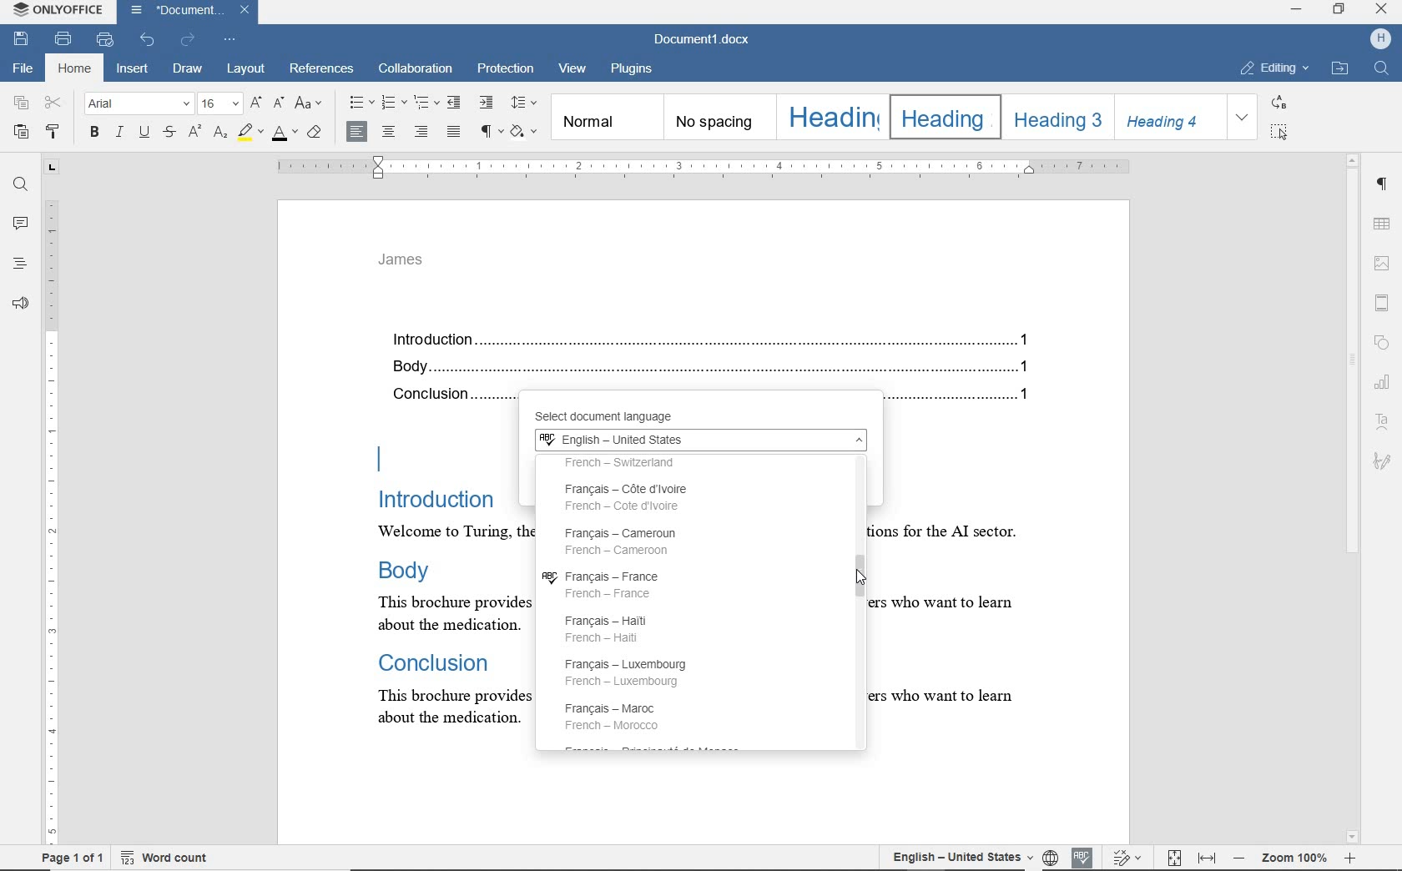  I want to click on , so click(955, 556).